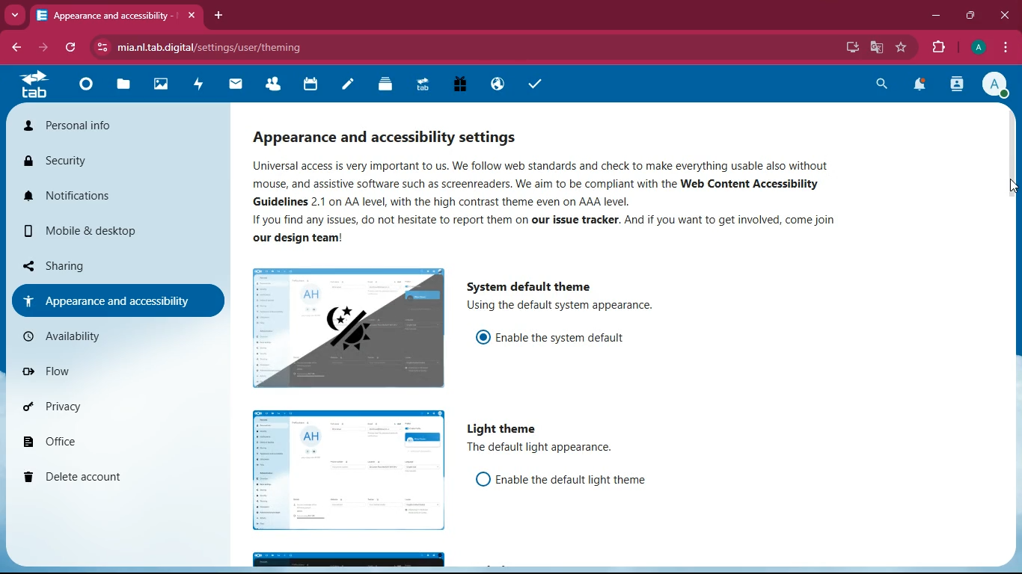  Describe the element at coordinates (546, 448) in the screenshot. I see `description` at that location.